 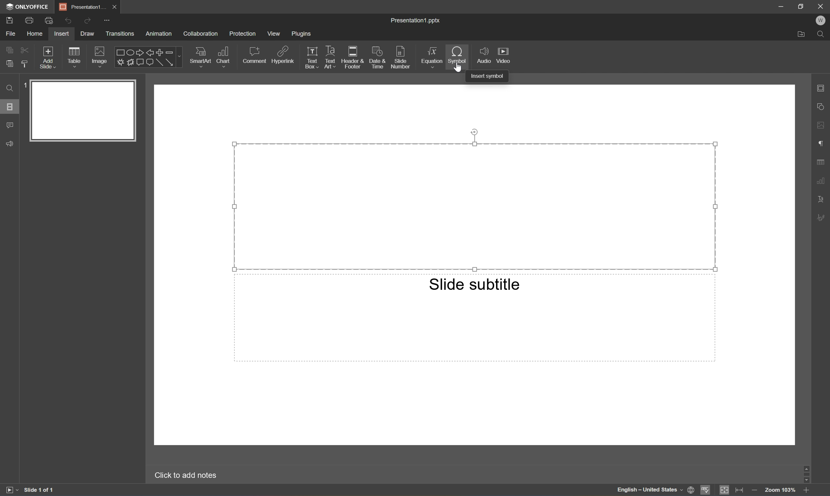 I want to click on Shape settings, so click(x=820, y=106).